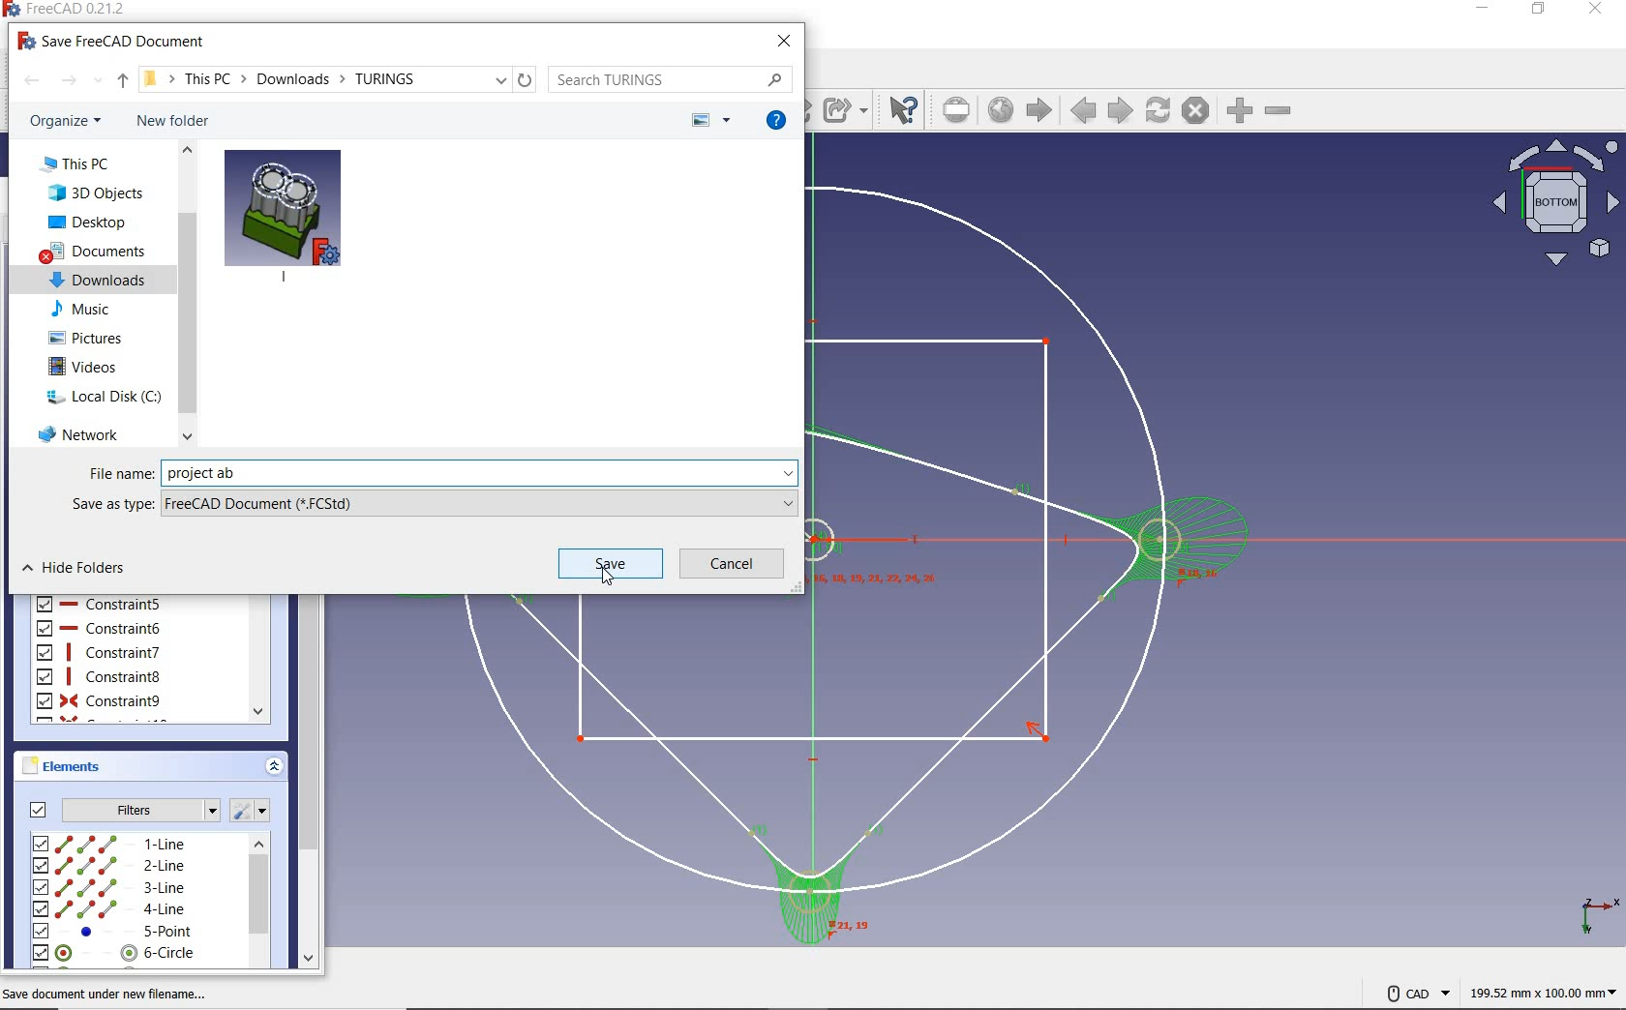 This screenshot has height=1010, width=1626. I want to click on maximize, so click(1538, 10).